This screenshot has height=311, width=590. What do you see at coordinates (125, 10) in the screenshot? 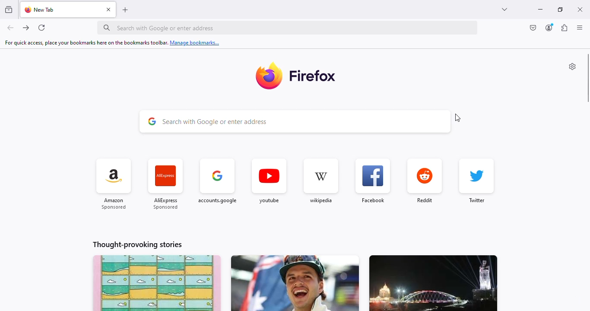
I see `open a new tab` at bounding box center [125, 10].